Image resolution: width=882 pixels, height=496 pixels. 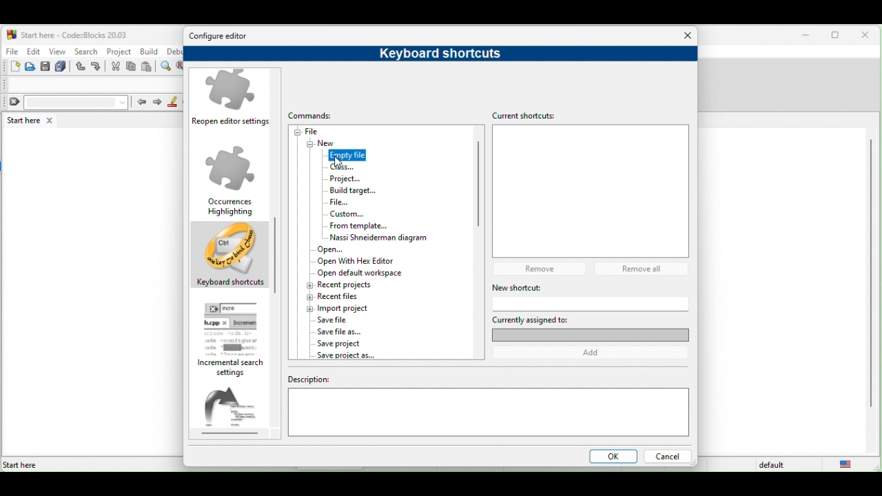 I want to click on recent file, so click(x=353, y=296).